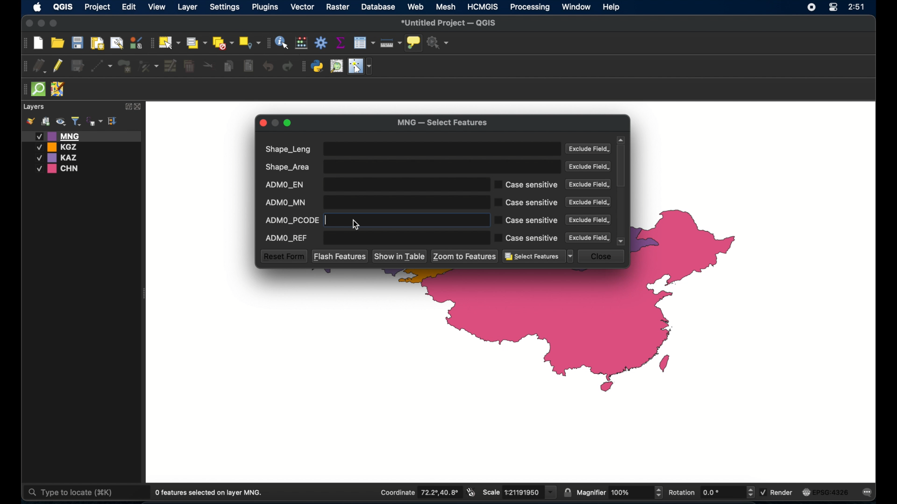 Image resolution: width=897 pixels, height=504 pixels. I want to click on database, so click(378, 7).